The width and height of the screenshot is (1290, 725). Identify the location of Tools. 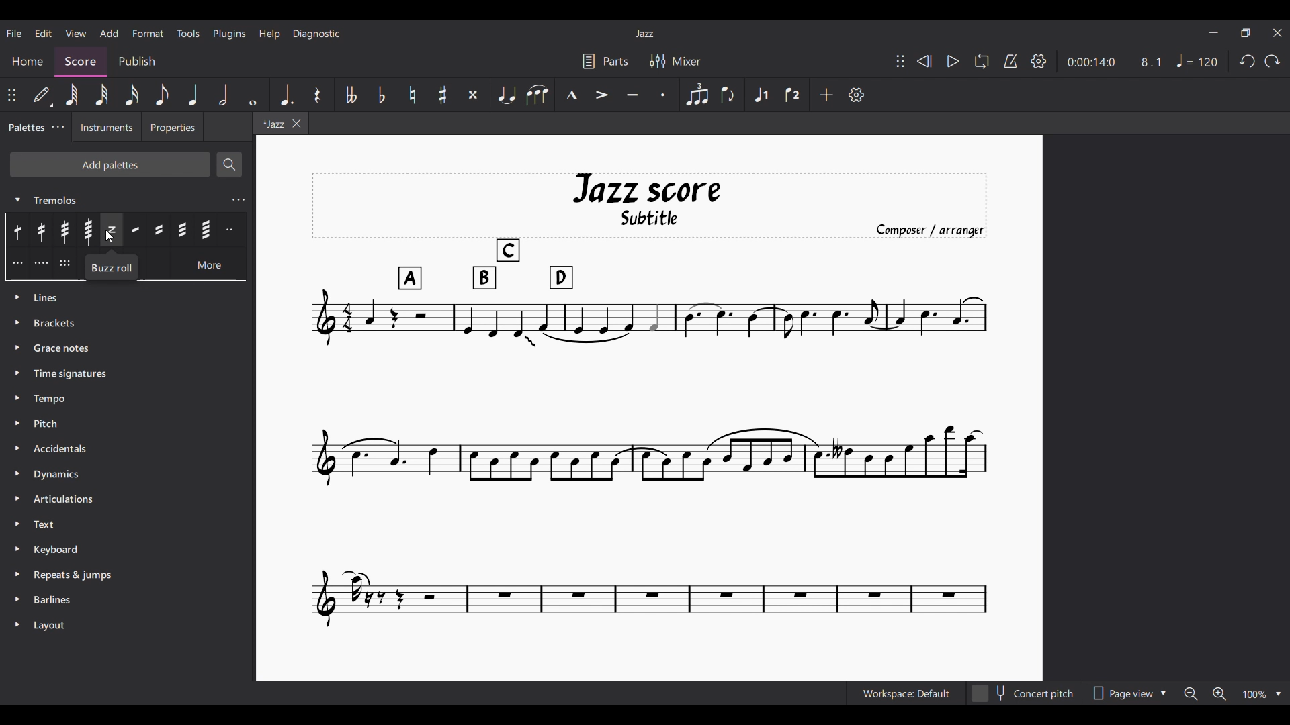
(188, 33).